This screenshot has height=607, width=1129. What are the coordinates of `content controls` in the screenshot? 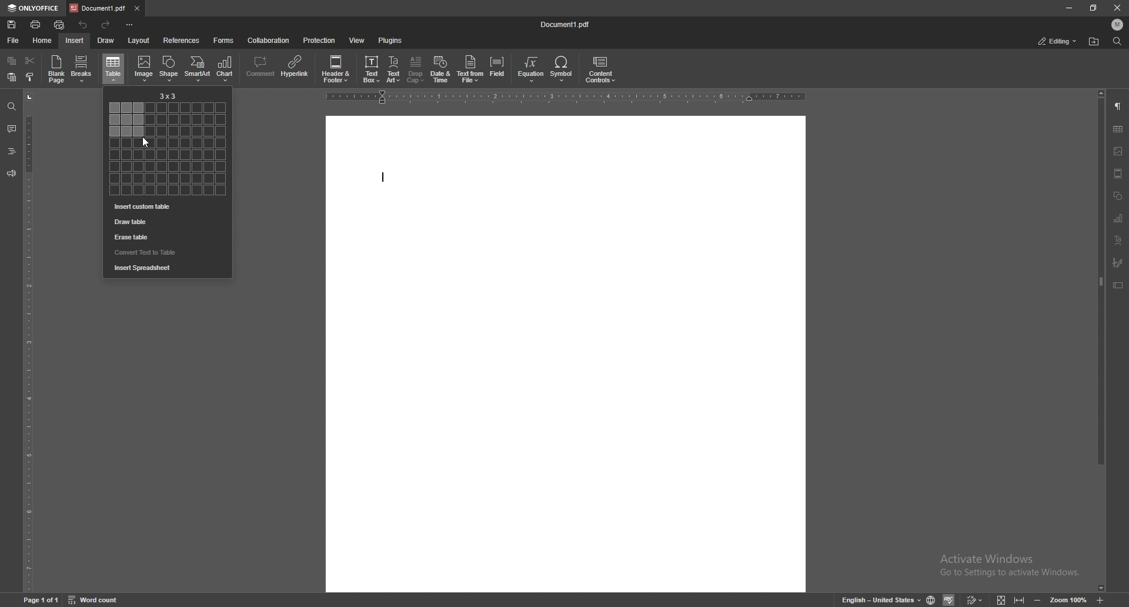 It's located at (602, 70).